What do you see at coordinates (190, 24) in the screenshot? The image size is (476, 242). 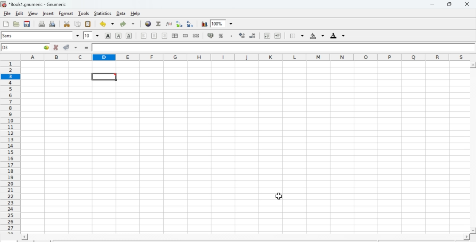 I see `Sort descending` at bounding box center [190, 24].